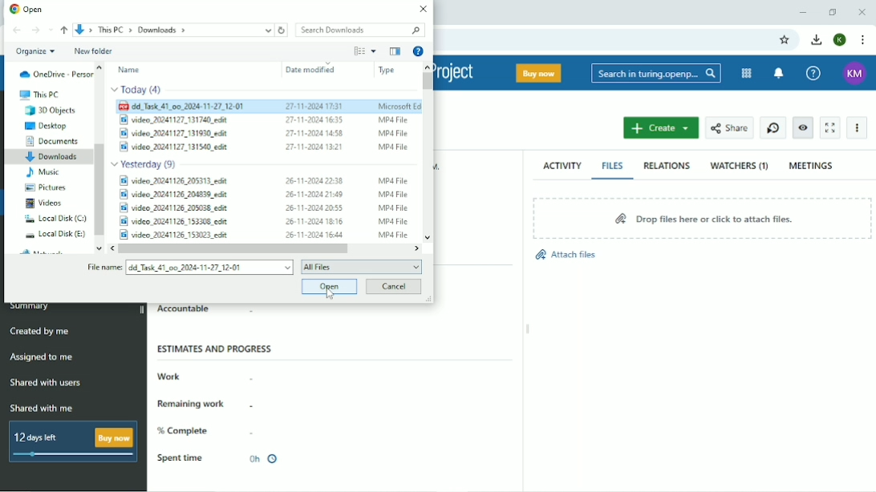 The image size is (876, 492). What do you see at coordinates (862, 11) in the screenshot?
I see `Close` at bounding box center [862, 11].